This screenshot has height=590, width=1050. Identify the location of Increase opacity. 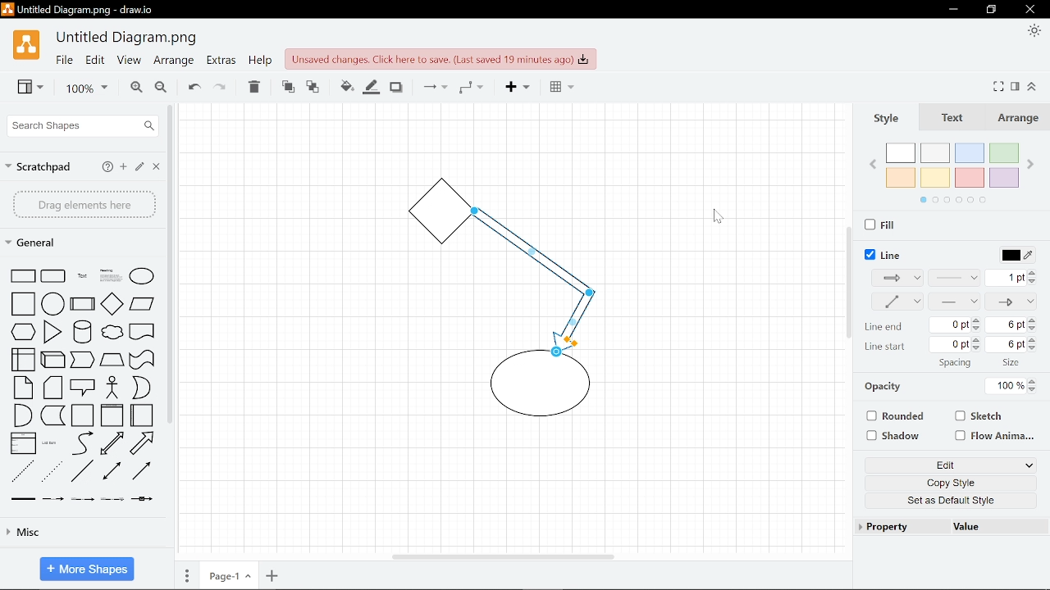
(1034, 380).